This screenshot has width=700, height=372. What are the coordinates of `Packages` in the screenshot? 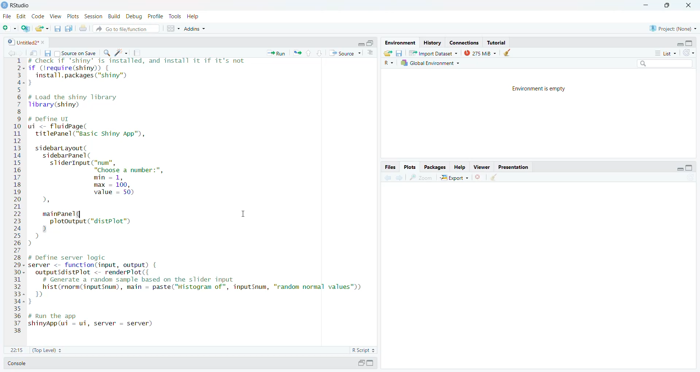 It's located at (435, 167).